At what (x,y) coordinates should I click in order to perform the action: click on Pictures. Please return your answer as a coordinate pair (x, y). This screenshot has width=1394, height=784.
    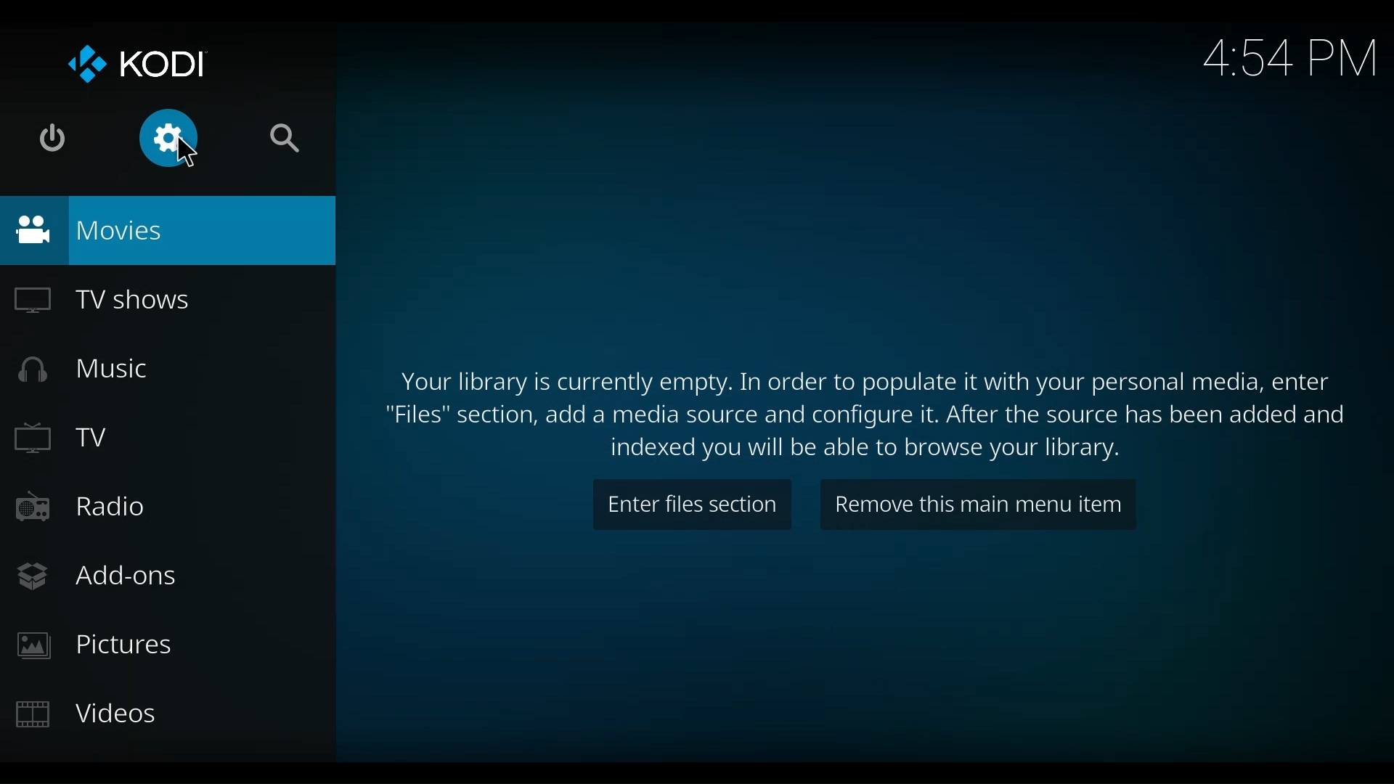
    Looking at the image, I should click on (93, 645).